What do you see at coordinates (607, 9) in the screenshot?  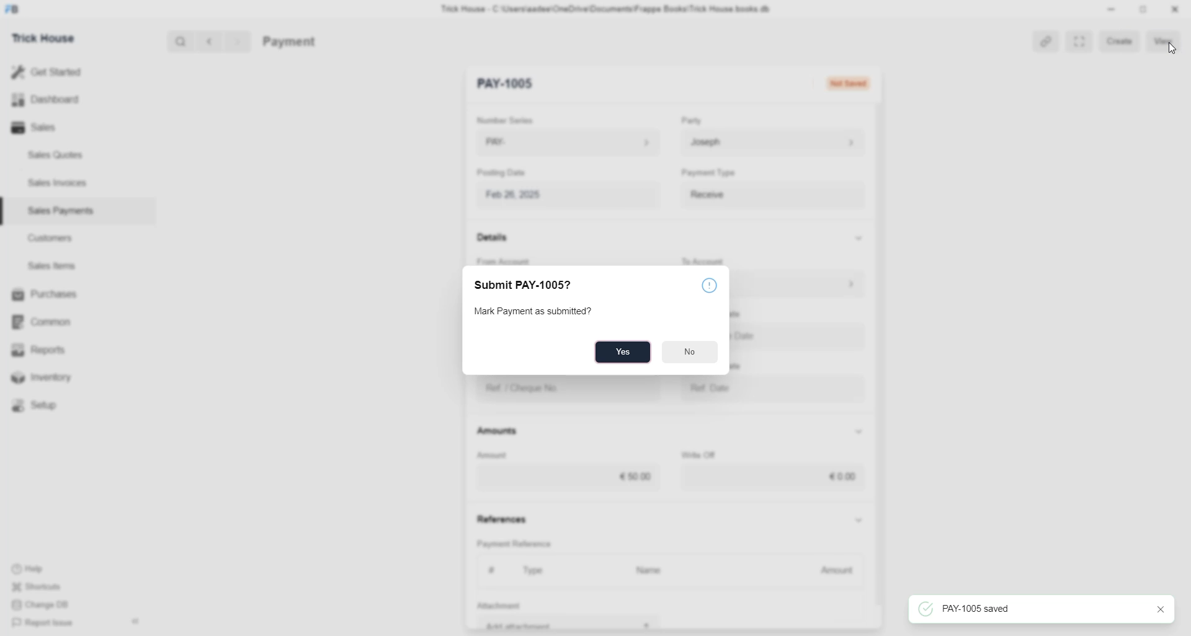 I see `Trick House - C:\Users\aadee\OneDrive\Documents\Frappe Books\Trick House books db` at bounding box center [607, 9].